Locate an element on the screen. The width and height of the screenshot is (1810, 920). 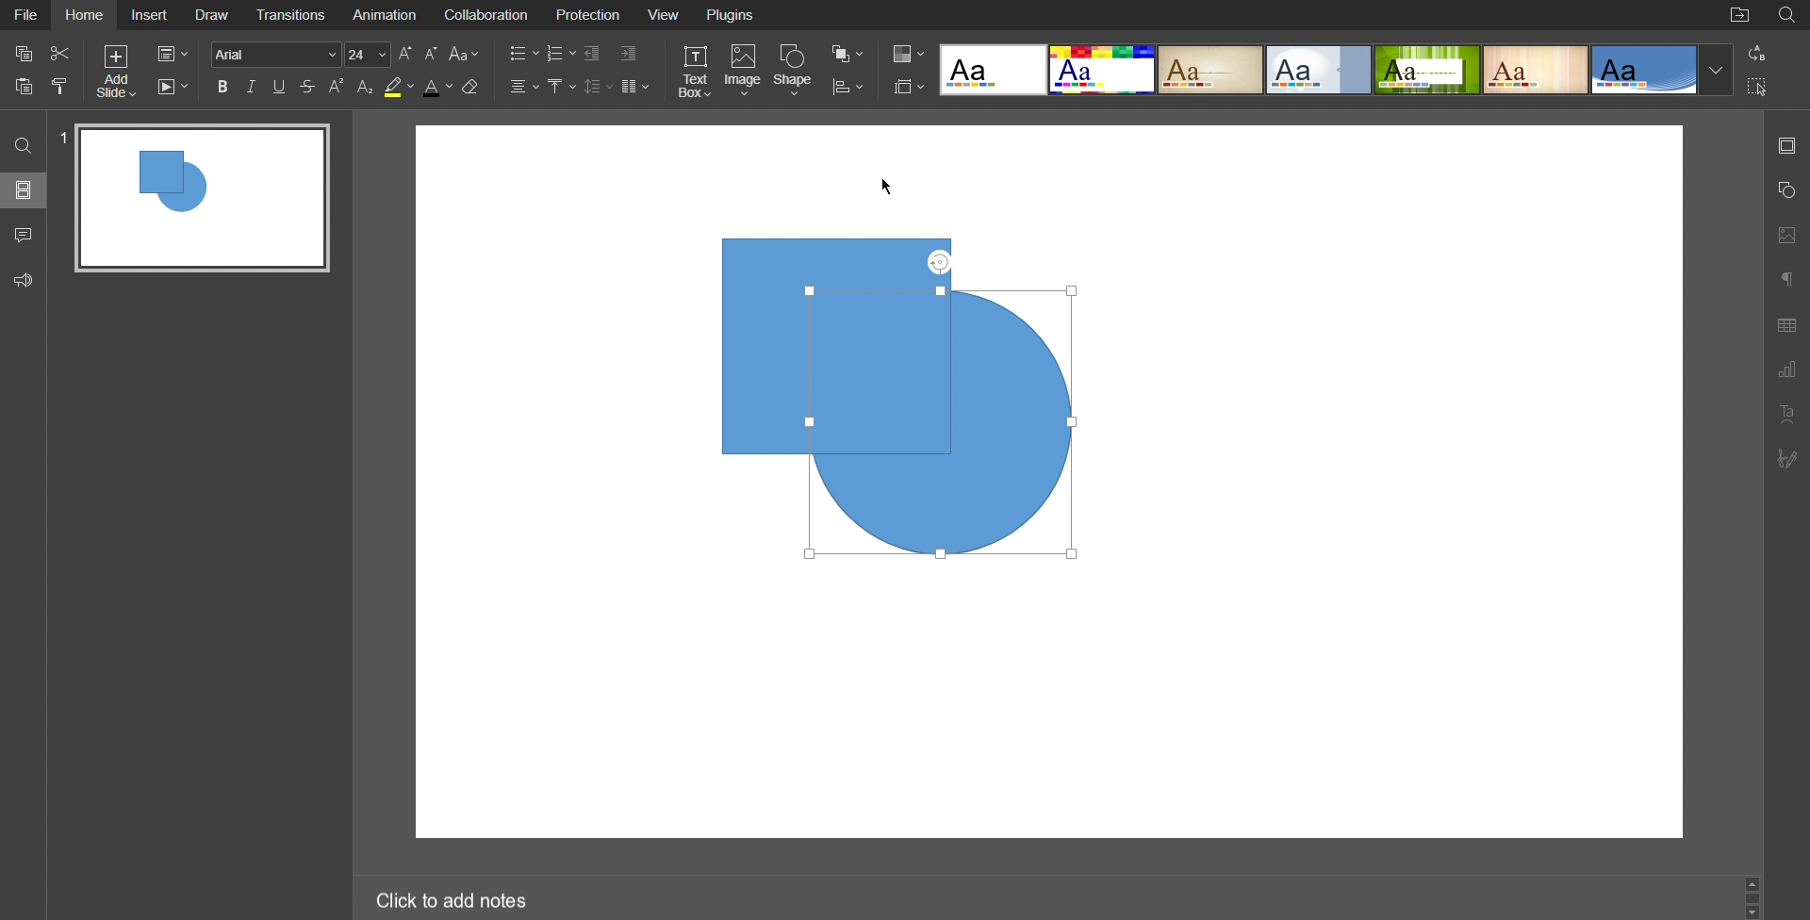
Insert is located at coordinates (146, 15).